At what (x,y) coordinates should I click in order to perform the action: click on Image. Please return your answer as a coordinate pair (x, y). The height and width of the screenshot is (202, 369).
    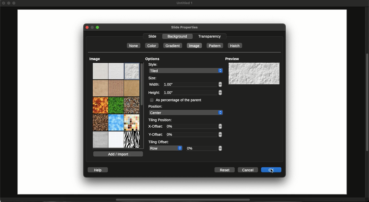
    Looking at the image, I should click on (95, 59).